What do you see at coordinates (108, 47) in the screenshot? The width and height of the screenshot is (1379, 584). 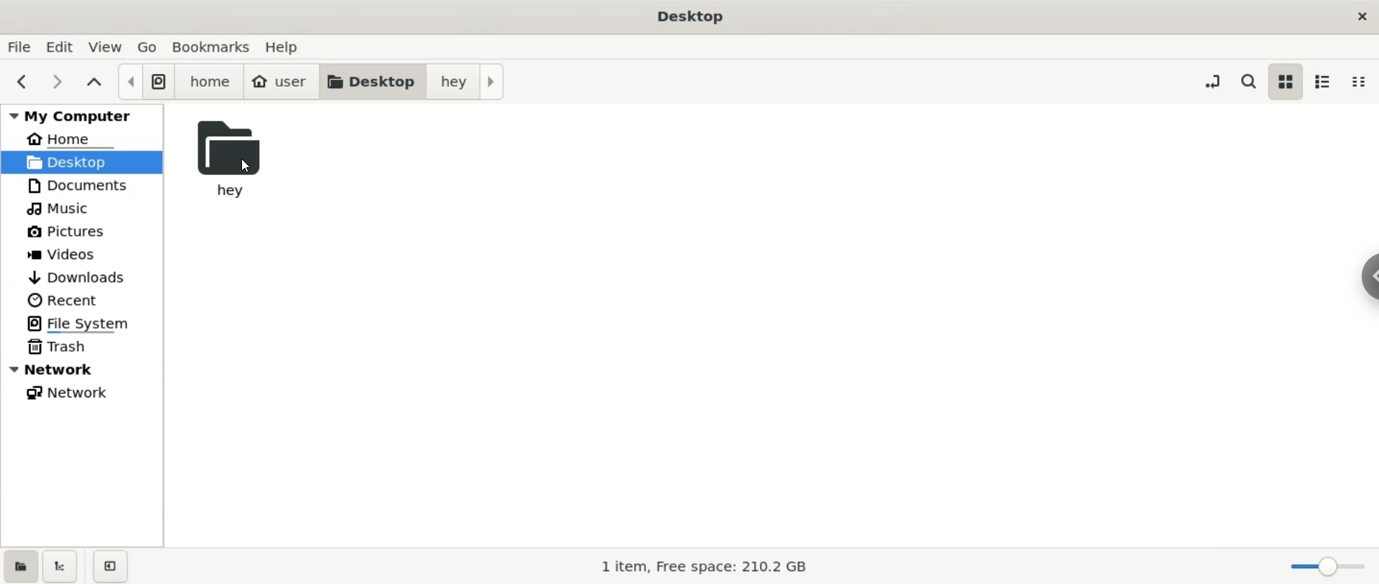 I see `view` at bounding box center [108, 47].